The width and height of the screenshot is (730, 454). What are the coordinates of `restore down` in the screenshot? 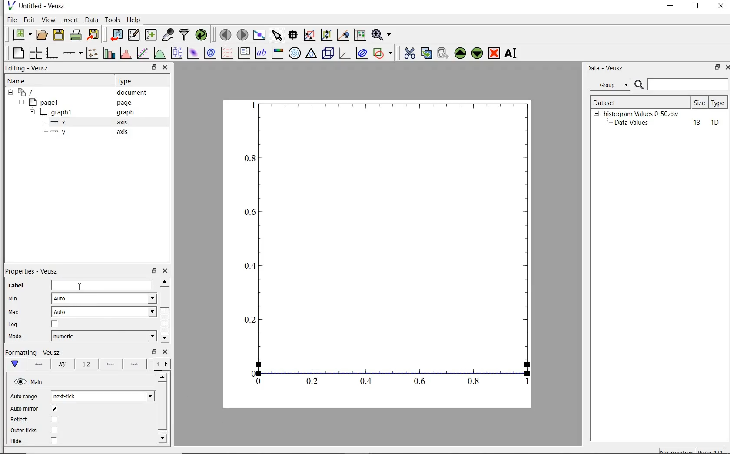 It's located at (154, 67).